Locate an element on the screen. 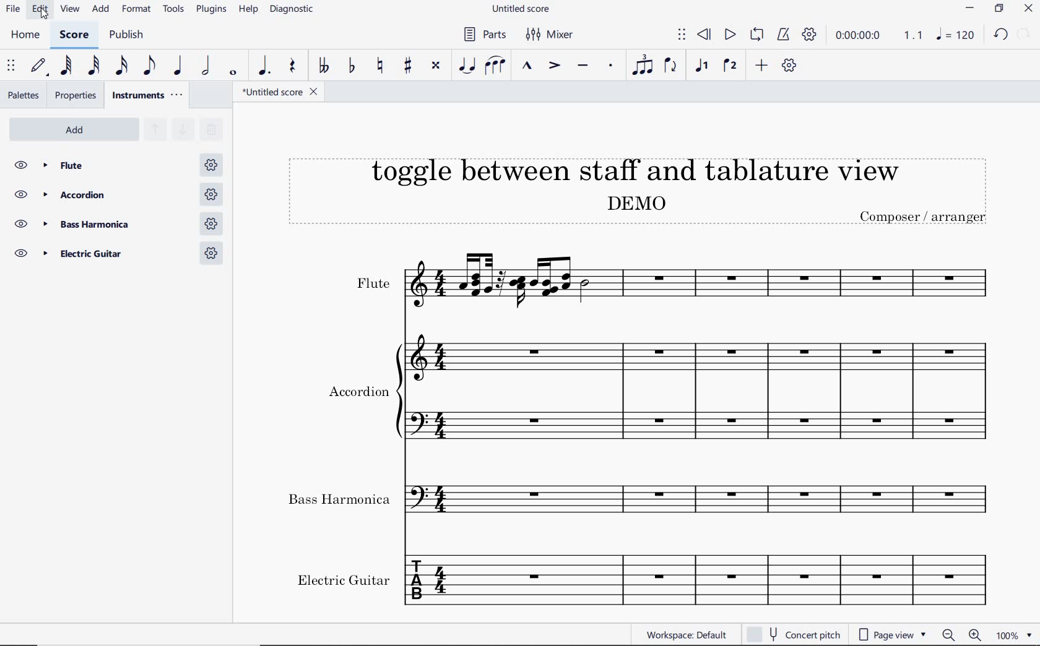 This screenshot has height=646, width=1040. page view is located at coordinates (893, 634).